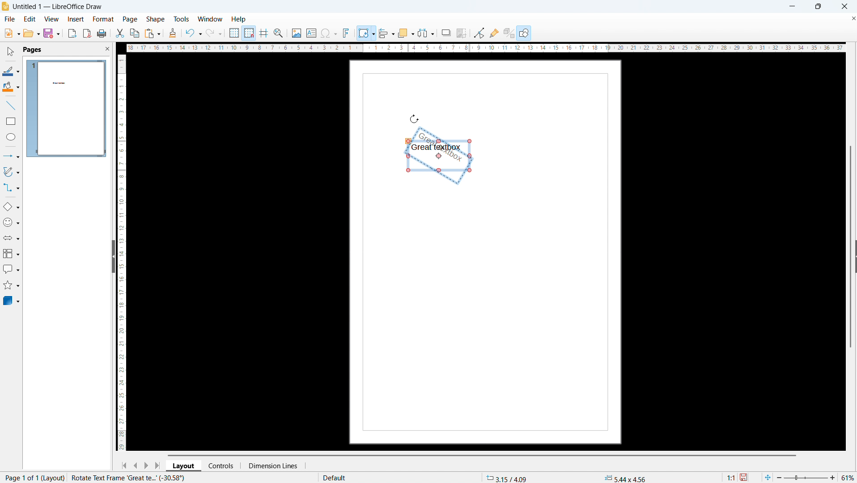 The height and width of the screenshot is (483, 857). Describe the element at coordinates (489, 318) in the screenshot. I see `Page ` at that location.